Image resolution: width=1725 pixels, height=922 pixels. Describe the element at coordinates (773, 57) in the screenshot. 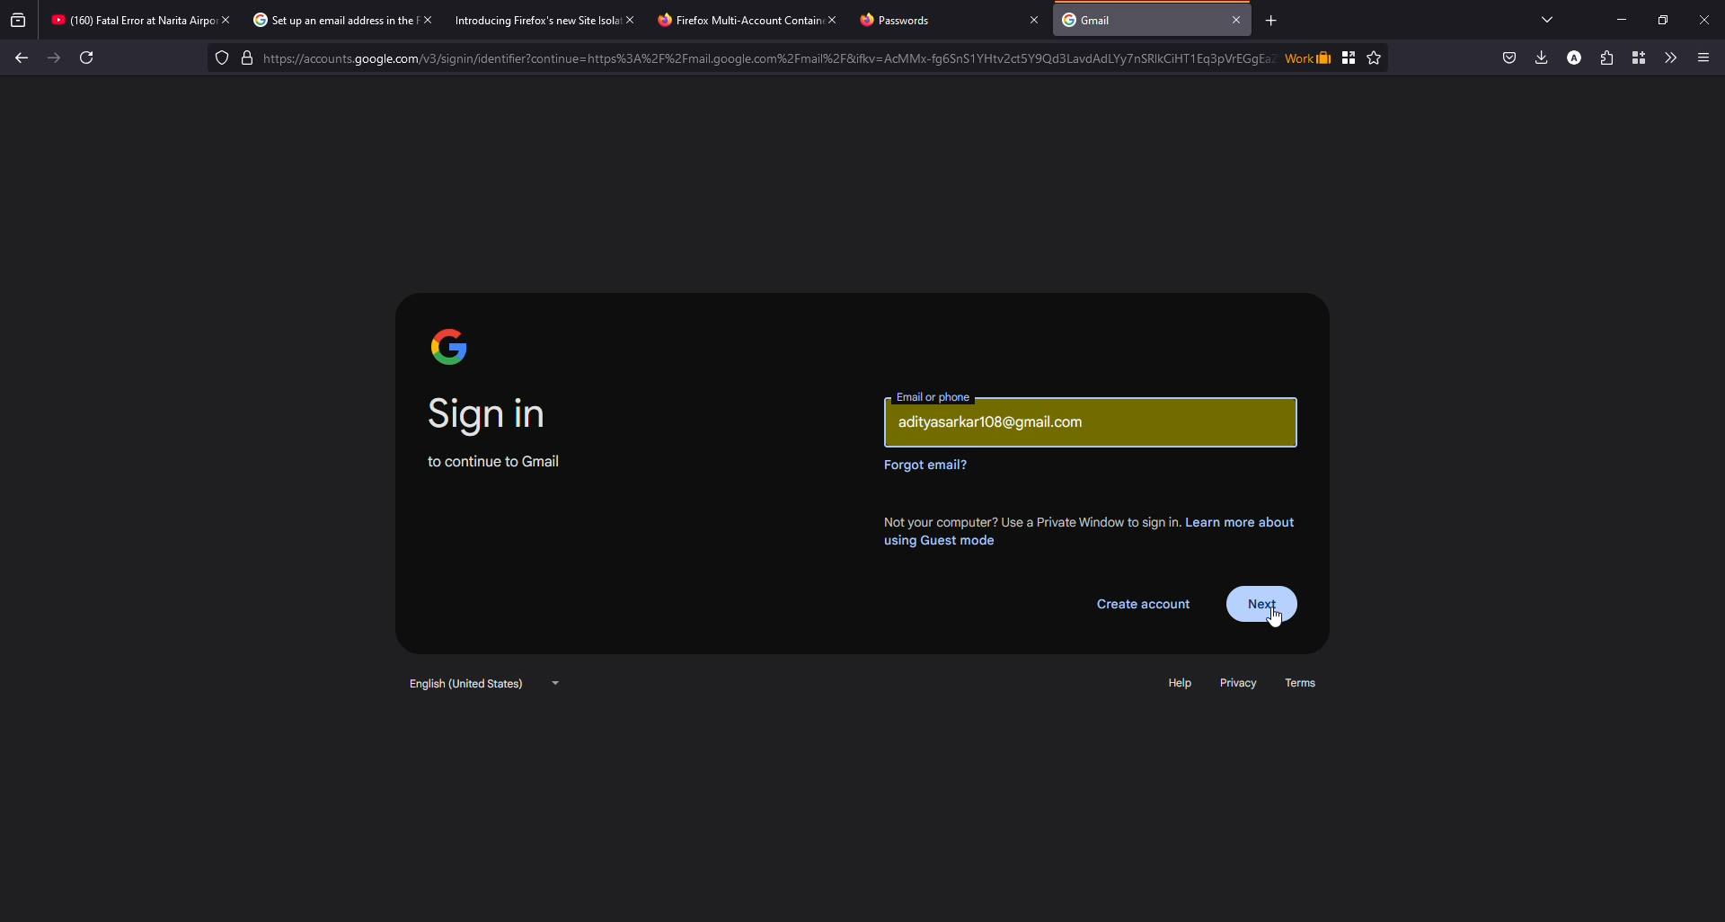

I see `Lock` at that location.